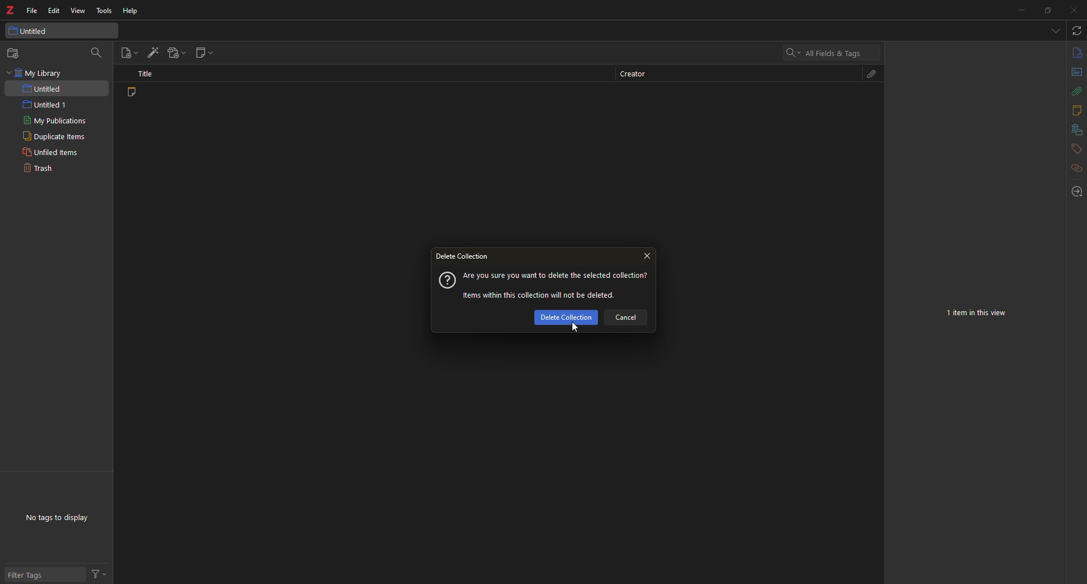  Describe the element at coordinates (634, 73) in the screenshot. I see `creator` at that location.